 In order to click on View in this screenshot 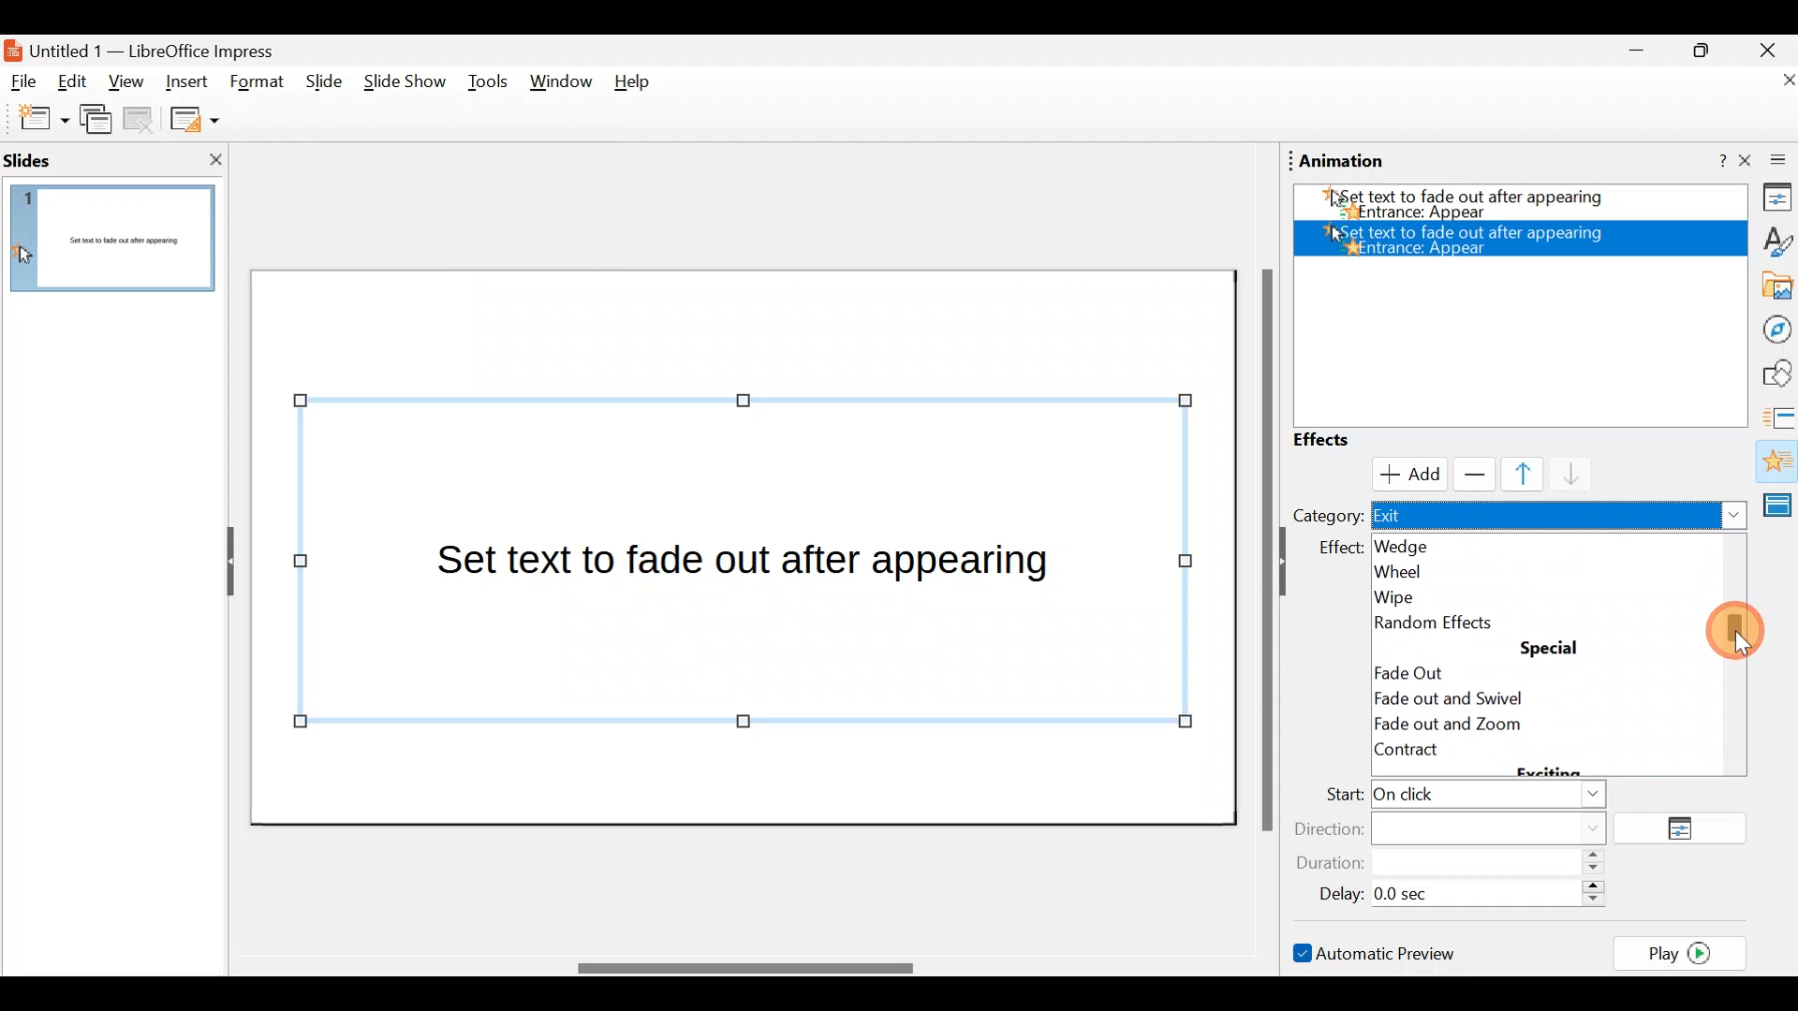, I will do `click(125, 87)`.